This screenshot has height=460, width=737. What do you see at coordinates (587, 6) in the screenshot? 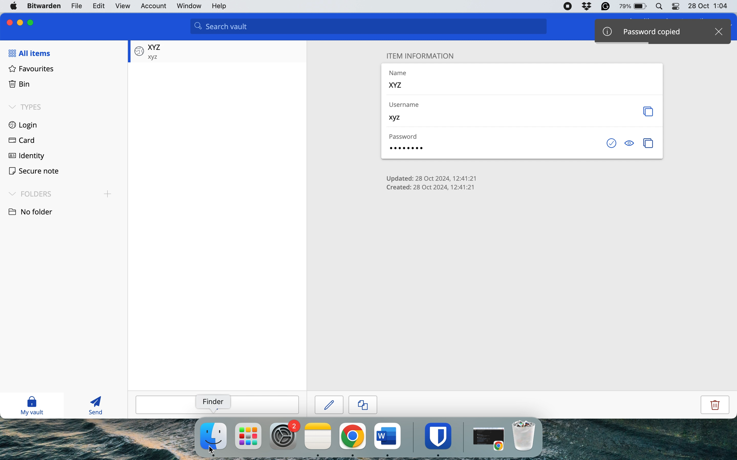
I see `dropbox` at bounding box center [587, 6].